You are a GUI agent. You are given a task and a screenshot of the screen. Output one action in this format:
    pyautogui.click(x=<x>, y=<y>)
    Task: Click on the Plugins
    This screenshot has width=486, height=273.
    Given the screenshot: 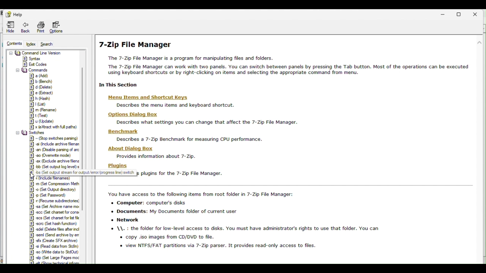 What is the action you would take?
    pyautogui.click(x=118, y=165)
    